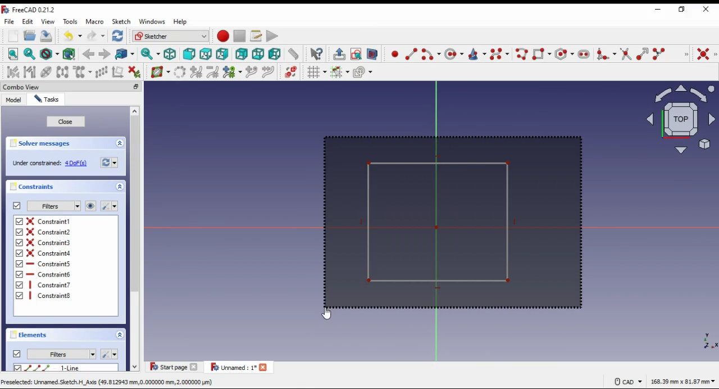 Image resolution: width=719 pixels, height=389 pixels. I want to click on toggle snap, so click(340, 72).